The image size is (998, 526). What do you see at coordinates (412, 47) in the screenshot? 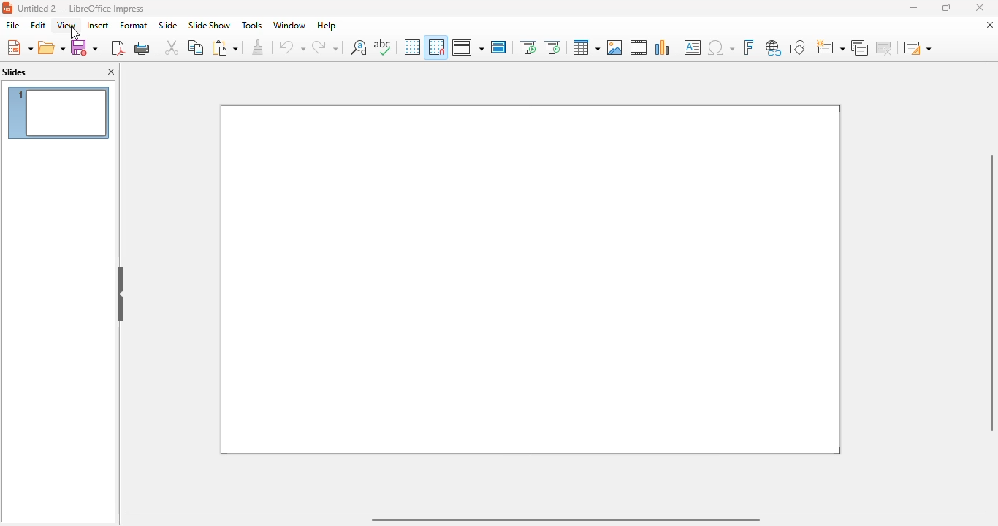
I see `display grid` at bounding box center [412, 47].